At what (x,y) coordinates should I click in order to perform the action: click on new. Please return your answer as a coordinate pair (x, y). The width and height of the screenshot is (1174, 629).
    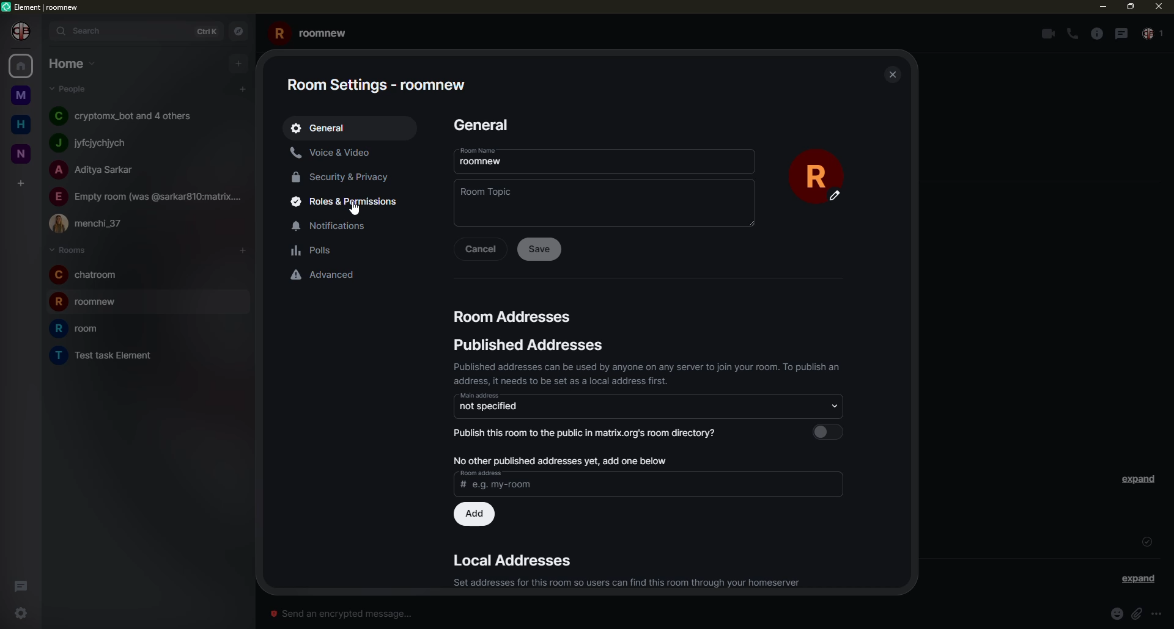
    Looking at the image, I should click on (21, 151).